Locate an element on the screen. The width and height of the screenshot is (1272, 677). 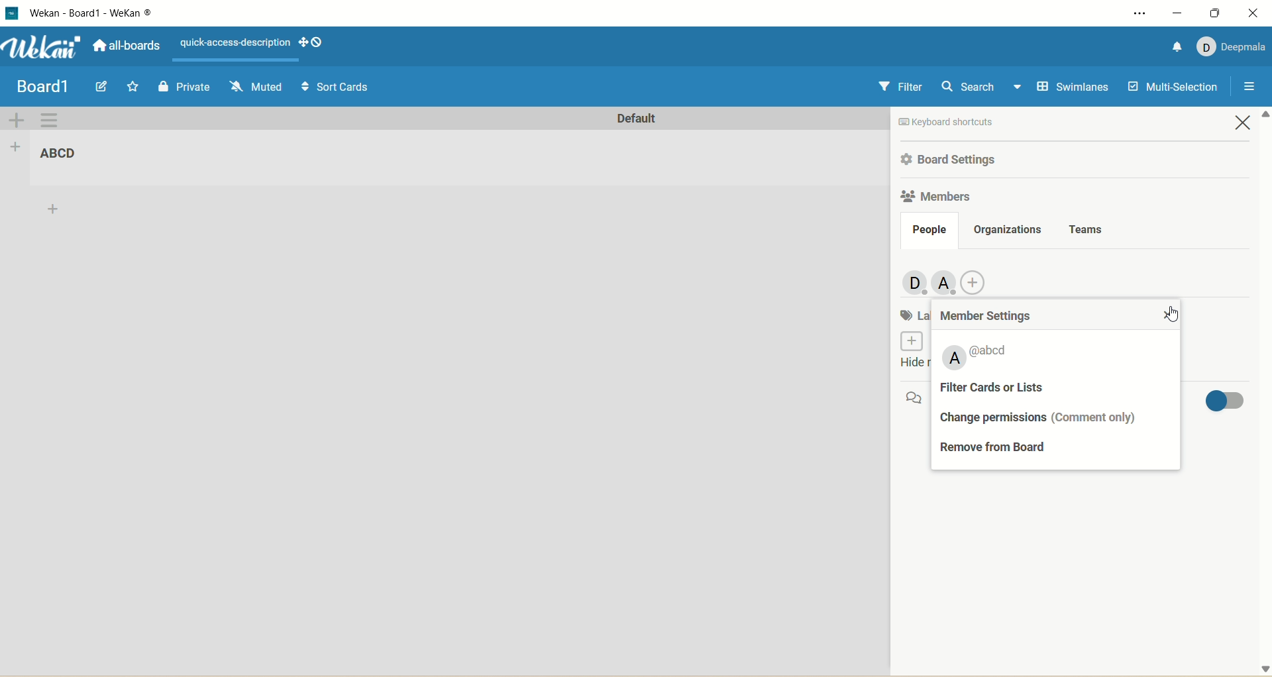
comment only is located at coordinates (1102, 418).